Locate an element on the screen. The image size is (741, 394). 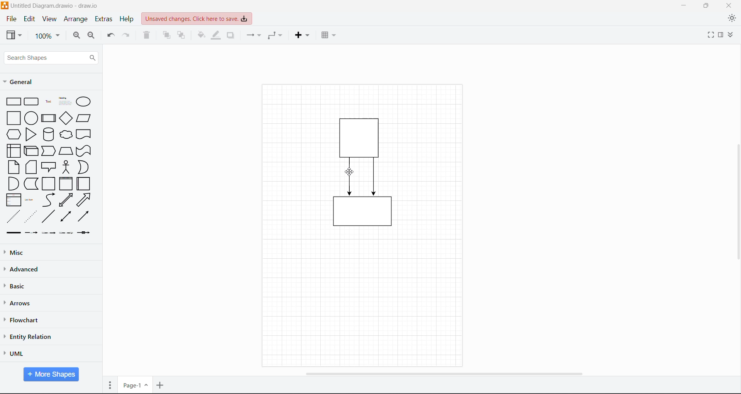
Arrows is located at coordinates (19, 303).